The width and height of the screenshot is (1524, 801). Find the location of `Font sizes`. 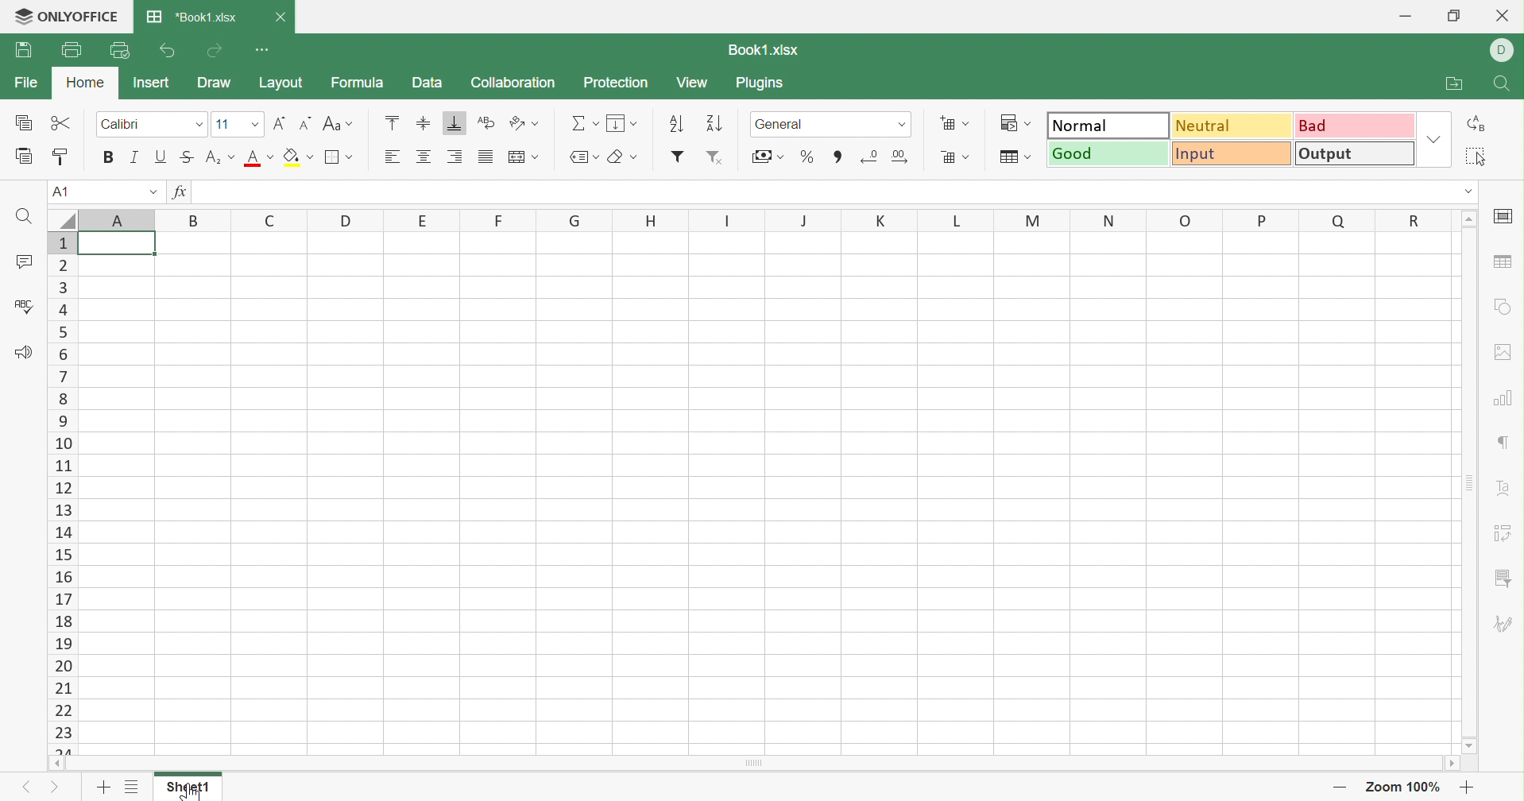

Font sizes is located at coordinates (253, 126).